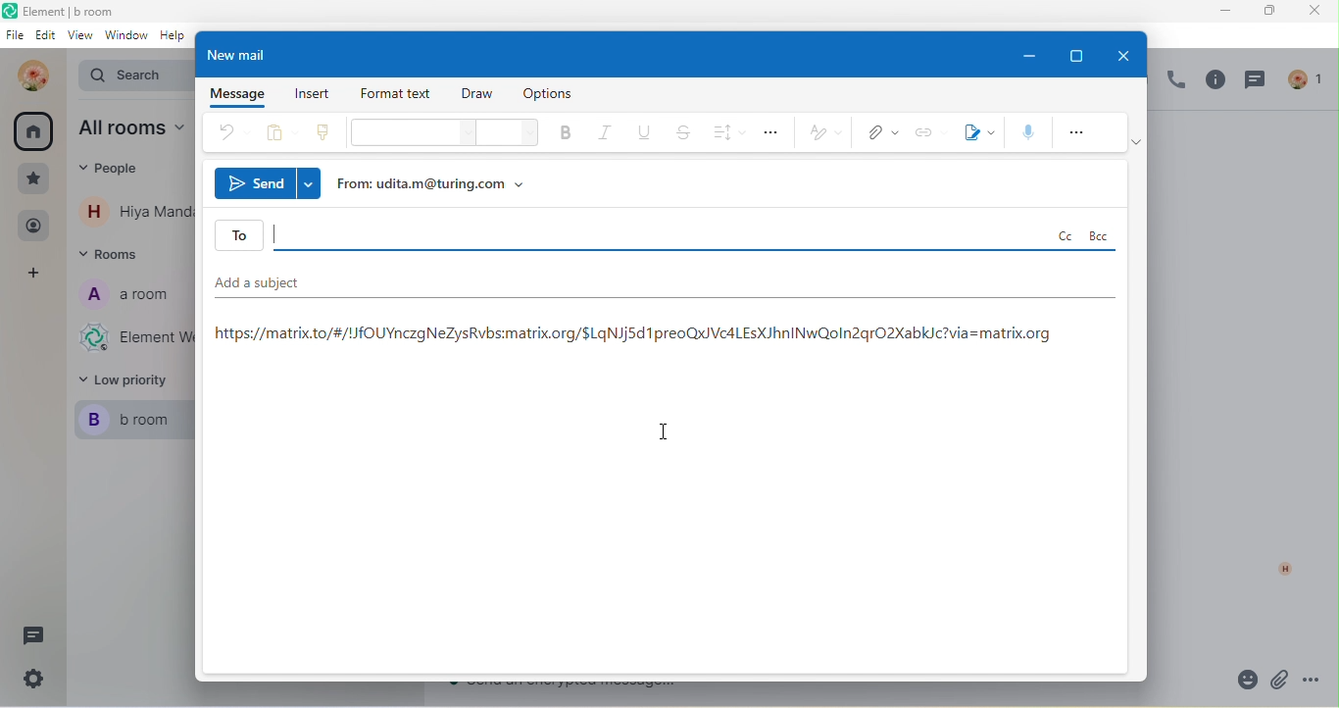 The width and height of the screenshot is (1339, 708). I want to click on info, so click(1214, 83).